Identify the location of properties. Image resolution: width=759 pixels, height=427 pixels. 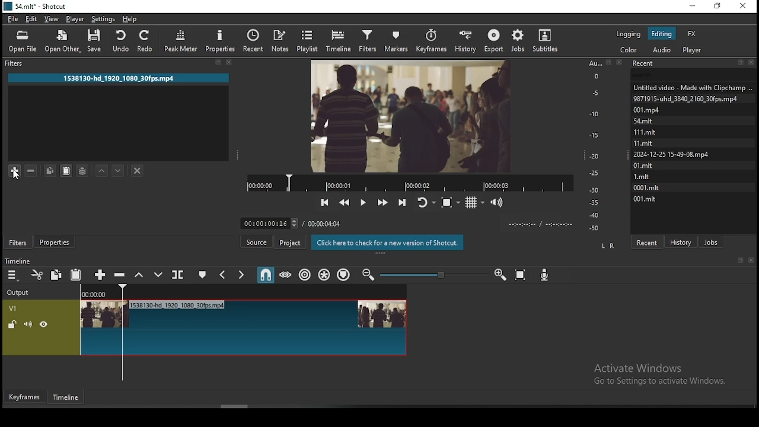
(221, 41).